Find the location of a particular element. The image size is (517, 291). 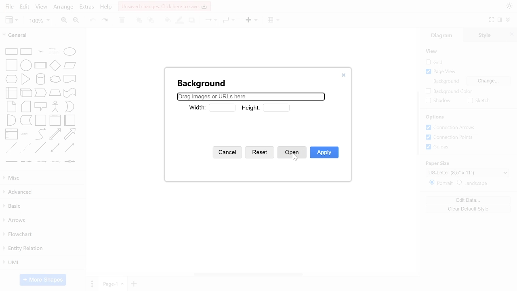

general shapes is located at coordinates (54, 65).